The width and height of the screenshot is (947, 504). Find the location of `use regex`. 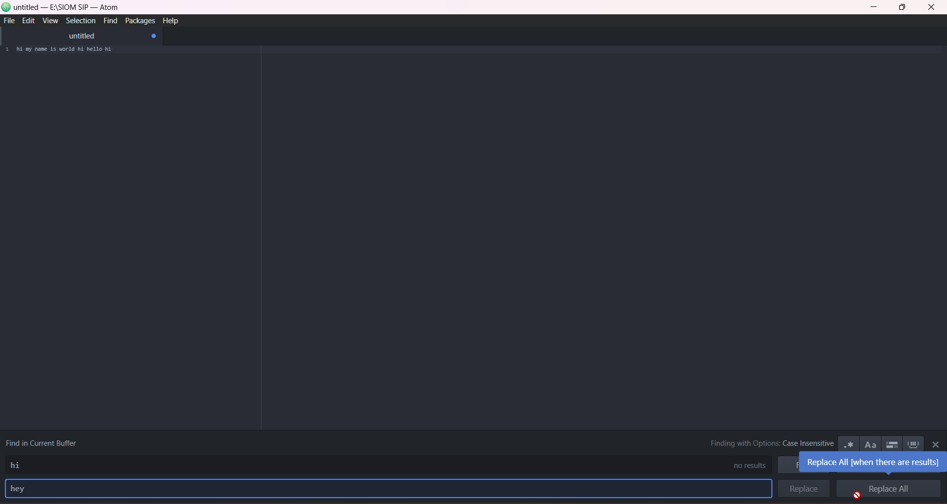

use regex is located at coordinates (848, 443).